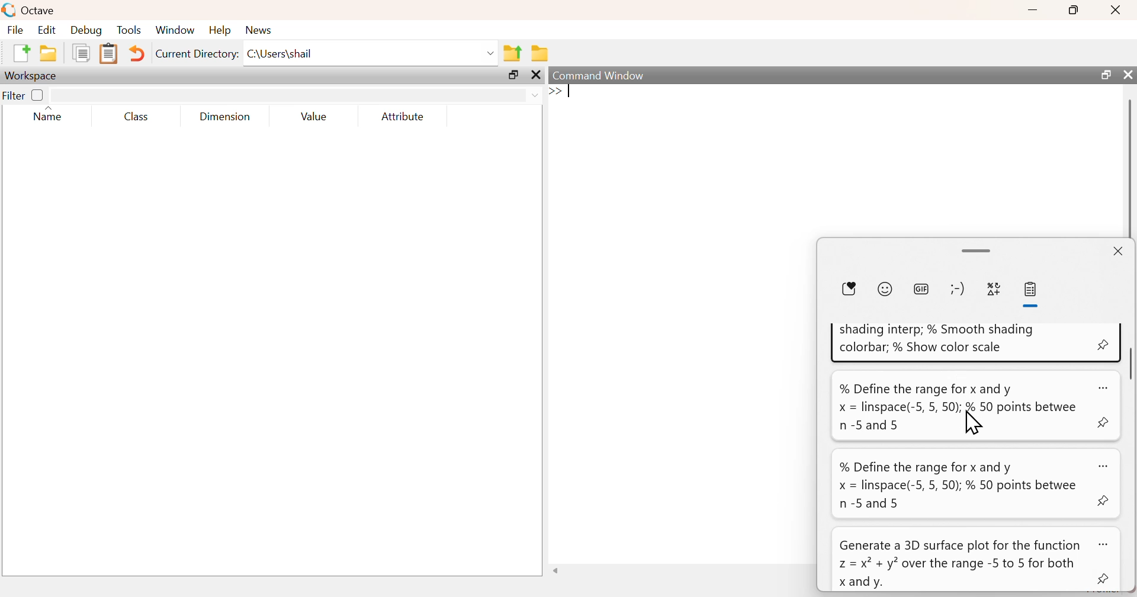 The height and width of the screenshot is (597, 1137). Describe the element at coordinates (404, 116) in the screenshot. I see `Attribute` at that location.